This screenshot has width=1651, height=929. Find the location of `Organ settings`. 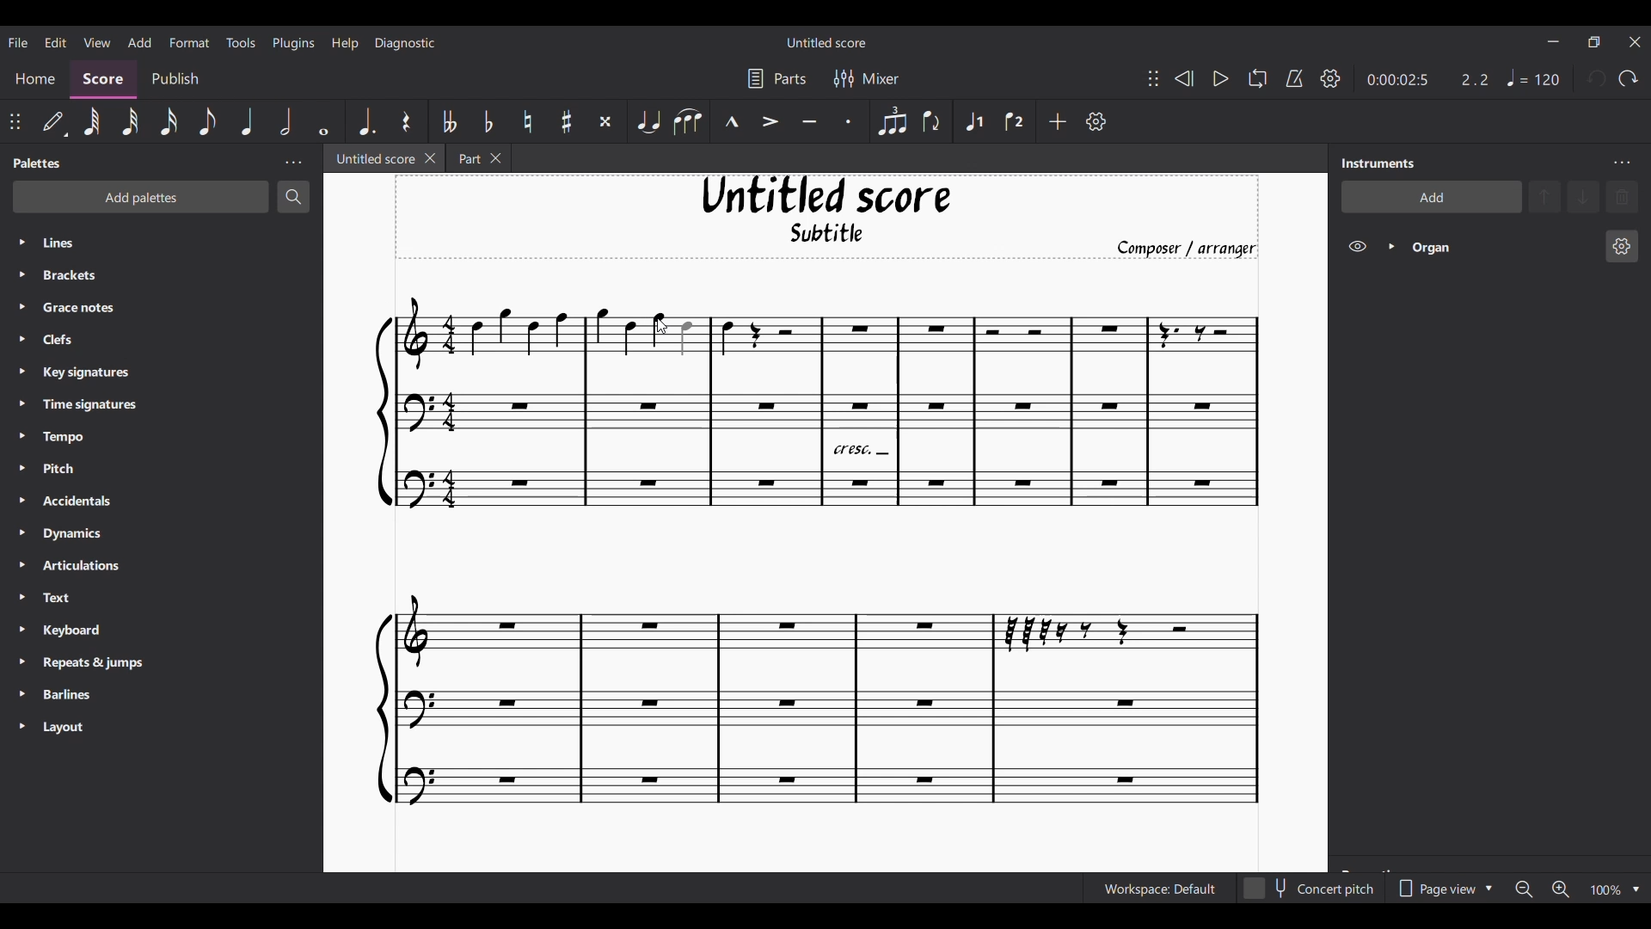

Organ settings is located at coordinates (1623, 246).